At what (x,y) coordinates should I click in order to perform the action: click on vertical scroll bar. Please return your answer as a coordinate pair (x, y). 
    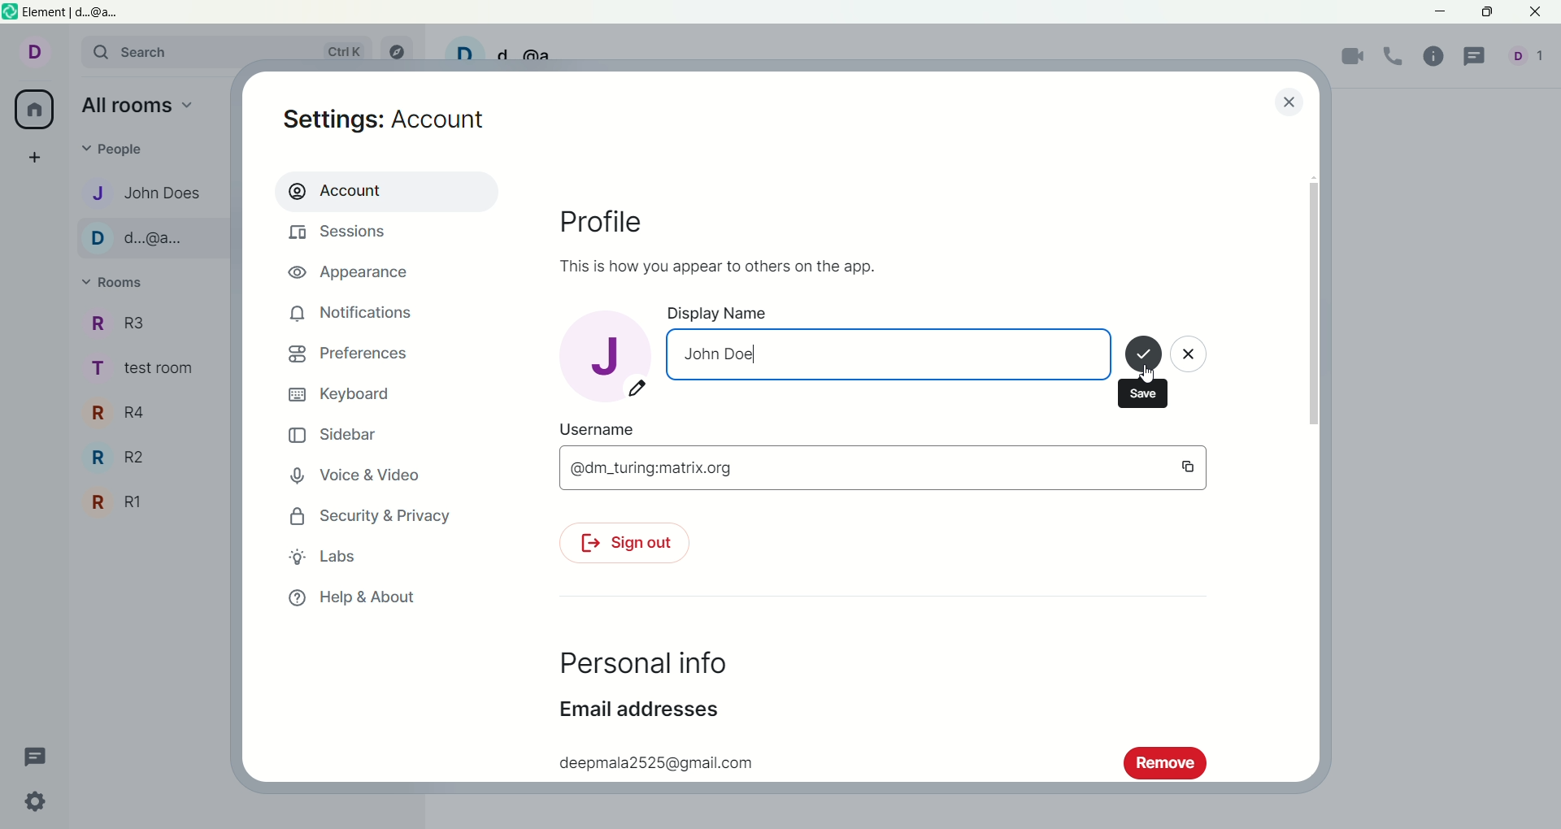
    Looking at the image, I should click on (1315, 470).